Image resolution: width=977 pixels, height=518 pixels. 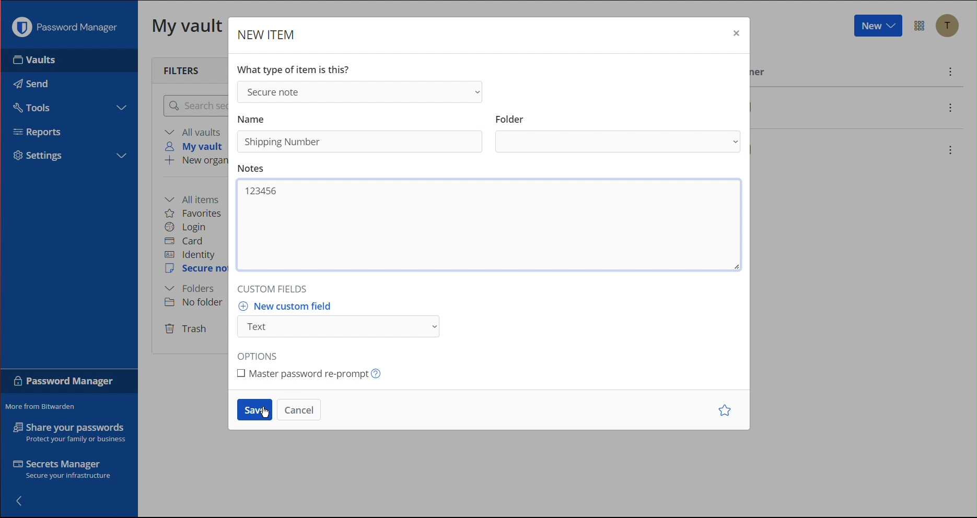 I want to click on Settings, so click(x=38, y=157).